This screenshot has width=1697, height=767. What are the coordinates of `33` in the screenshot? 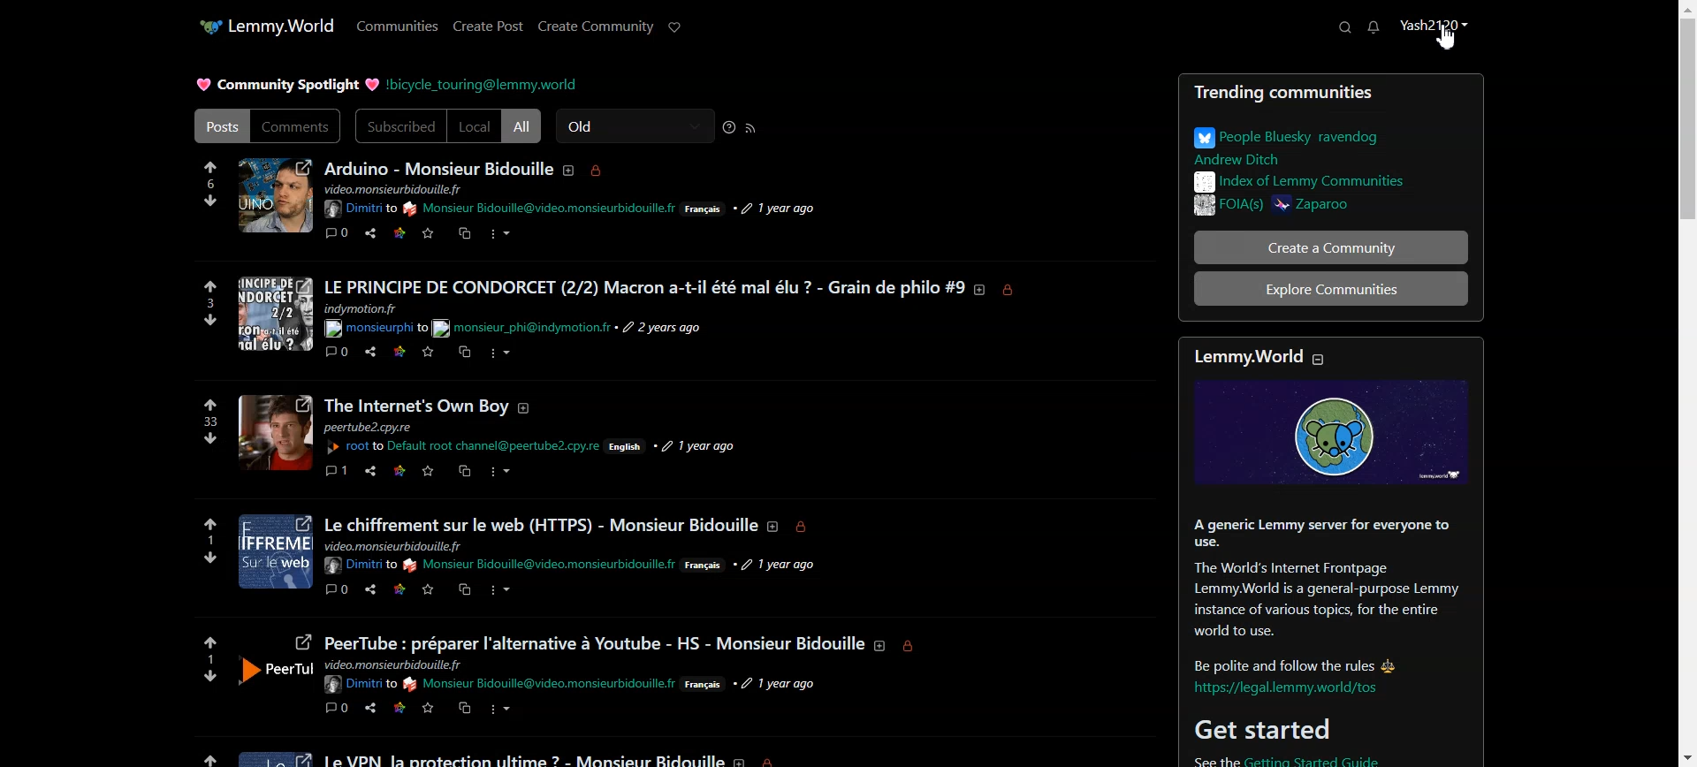 It's located at (206, 422).